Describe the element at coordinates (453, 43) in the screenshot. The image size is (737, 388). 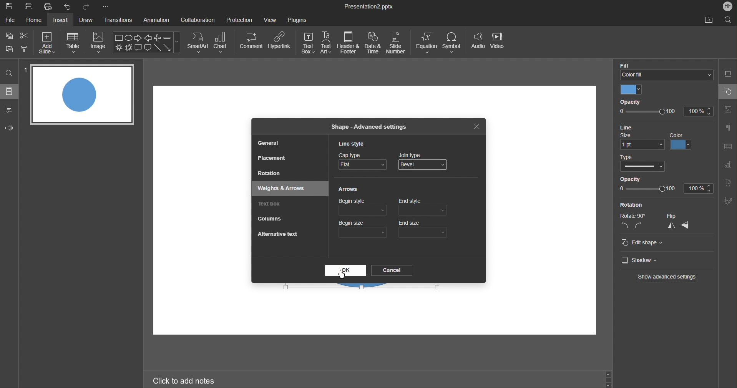
I see `Symbol` at that location.